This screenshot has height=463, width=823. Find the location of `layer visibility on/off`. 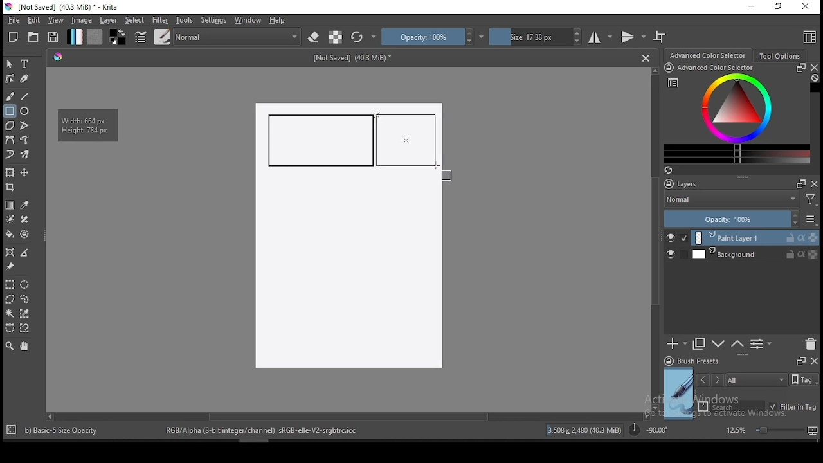

layer visibility on/off is located at coordinates (677, 238).